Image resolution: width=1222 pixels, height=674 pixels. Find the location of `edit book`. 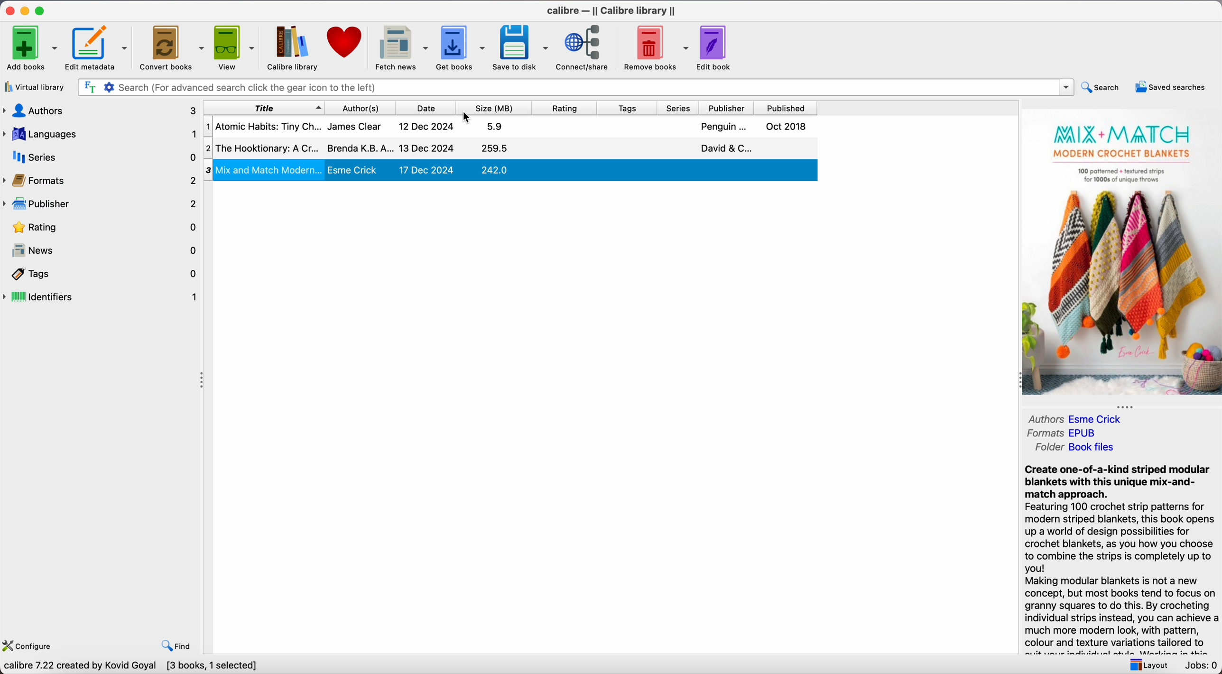

edit book is located at coordinates (717, 47).